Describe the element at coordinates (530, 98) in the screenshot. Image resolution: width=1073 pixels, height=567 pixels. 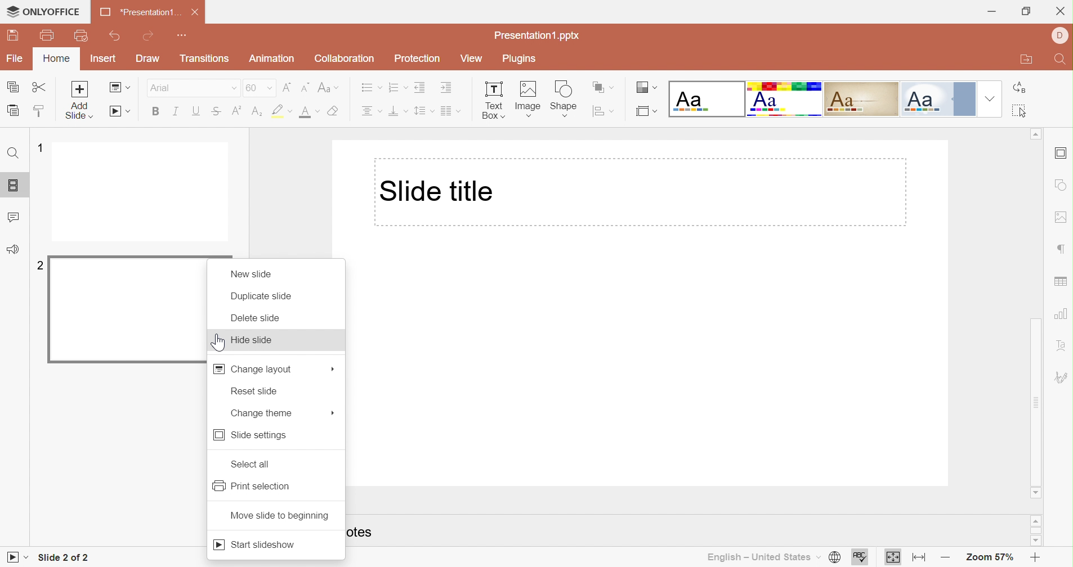
I see `Image` at that location.